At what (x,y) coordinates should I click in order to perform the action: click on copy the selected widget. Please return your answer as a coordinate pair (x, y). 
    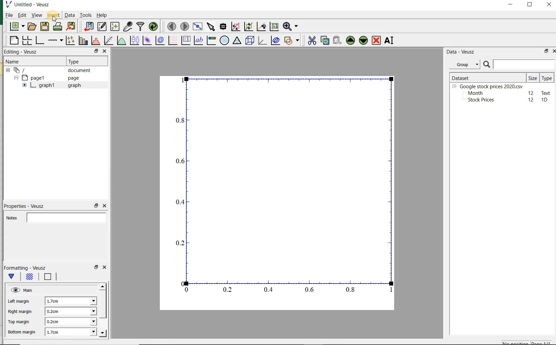
    Looking at the image, I should click on (324, 41).